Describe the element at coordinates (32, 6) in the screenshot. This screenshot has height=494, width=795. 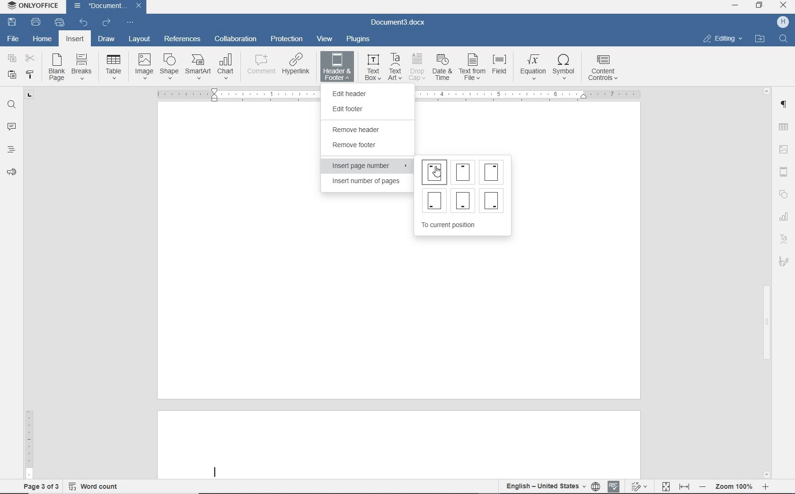
I see `OnlyOffice` at that location.